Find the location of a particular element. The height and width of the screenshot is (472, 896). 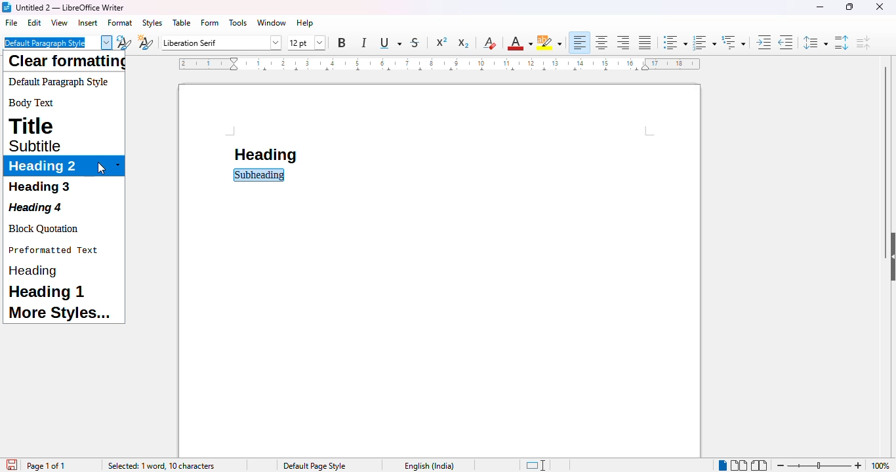

edit is located at coordinates (35, 22).